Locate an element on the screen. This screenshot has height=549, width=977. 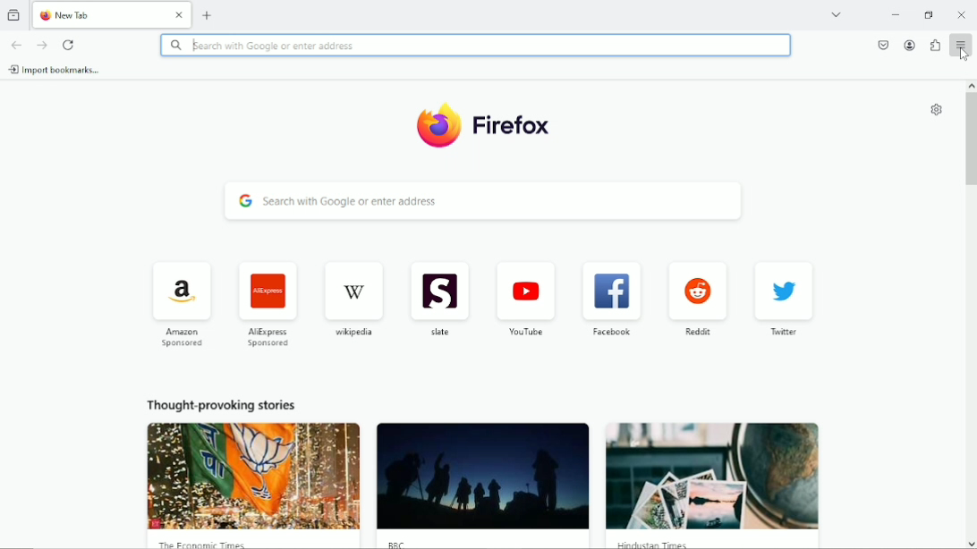
Thought provoking stories is located at coordinates (221, 404).